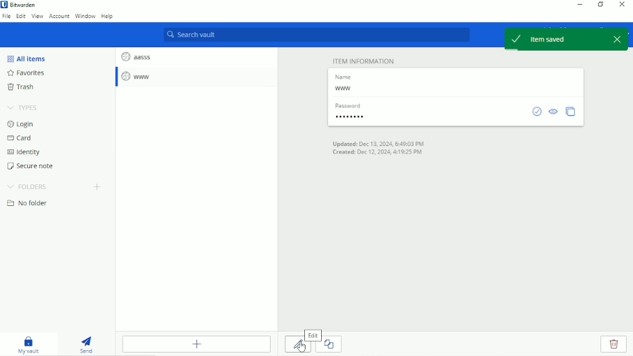 This screenshot has height=356, width=633. What do you see at coordinates (21, 139) in the screenshot?
I see `Card` at bounding box center [21, 139].